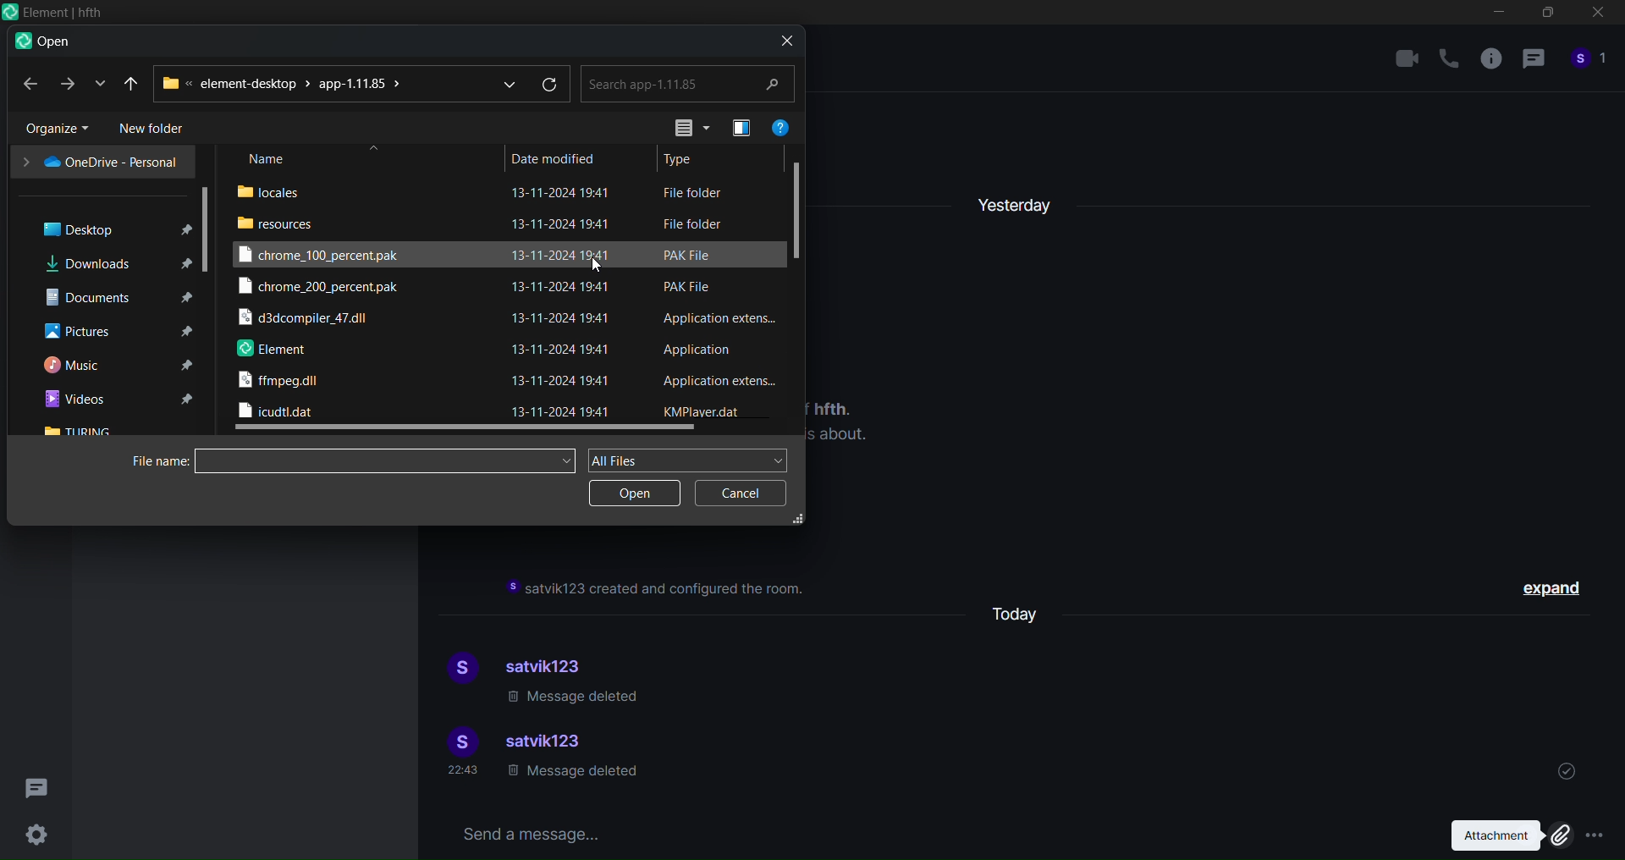 This screenshot has height=860, width=1625. What do you see at coordinates (279, 223) in the screenshot?
I see `resouces` at bounding box center [279, 223].